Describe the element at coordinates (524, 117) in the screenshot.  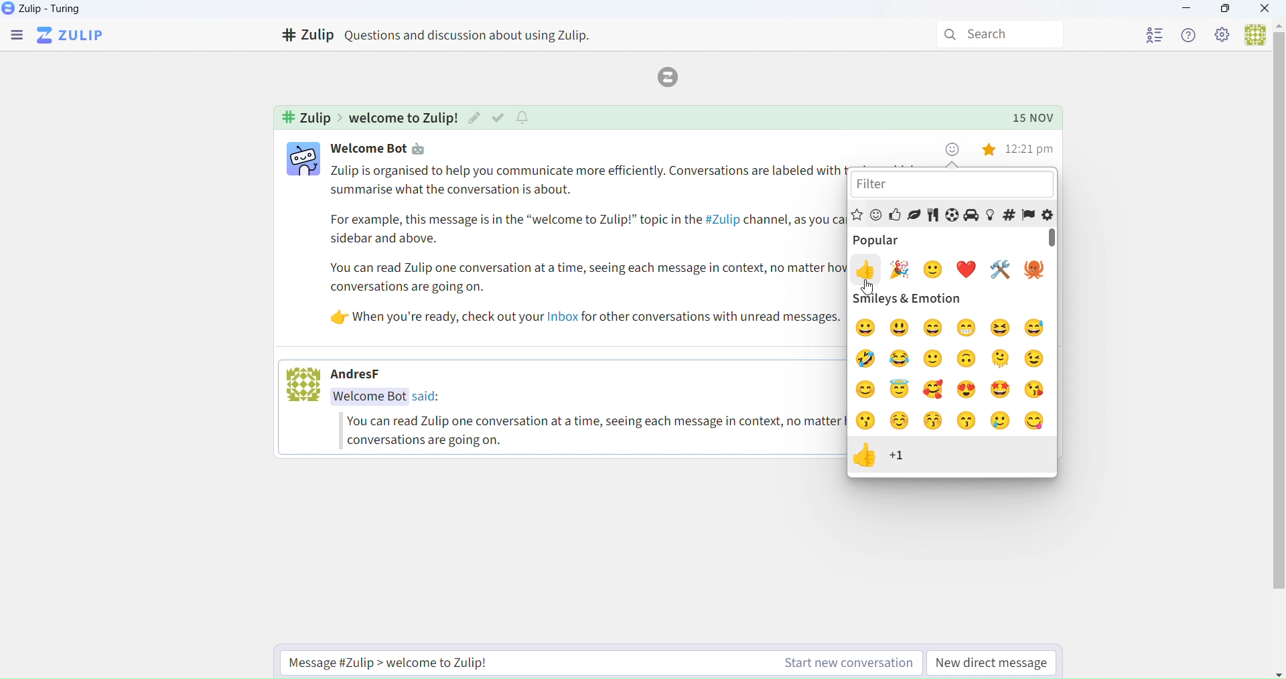
I see `notify` at that location.